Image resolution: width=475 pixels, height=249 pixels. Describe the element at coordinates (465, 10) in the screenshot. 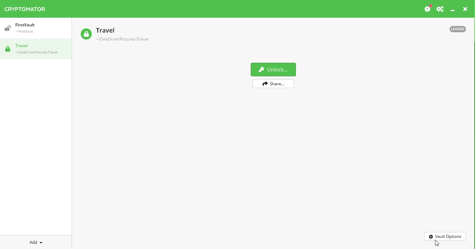

I see `Close` at that location.